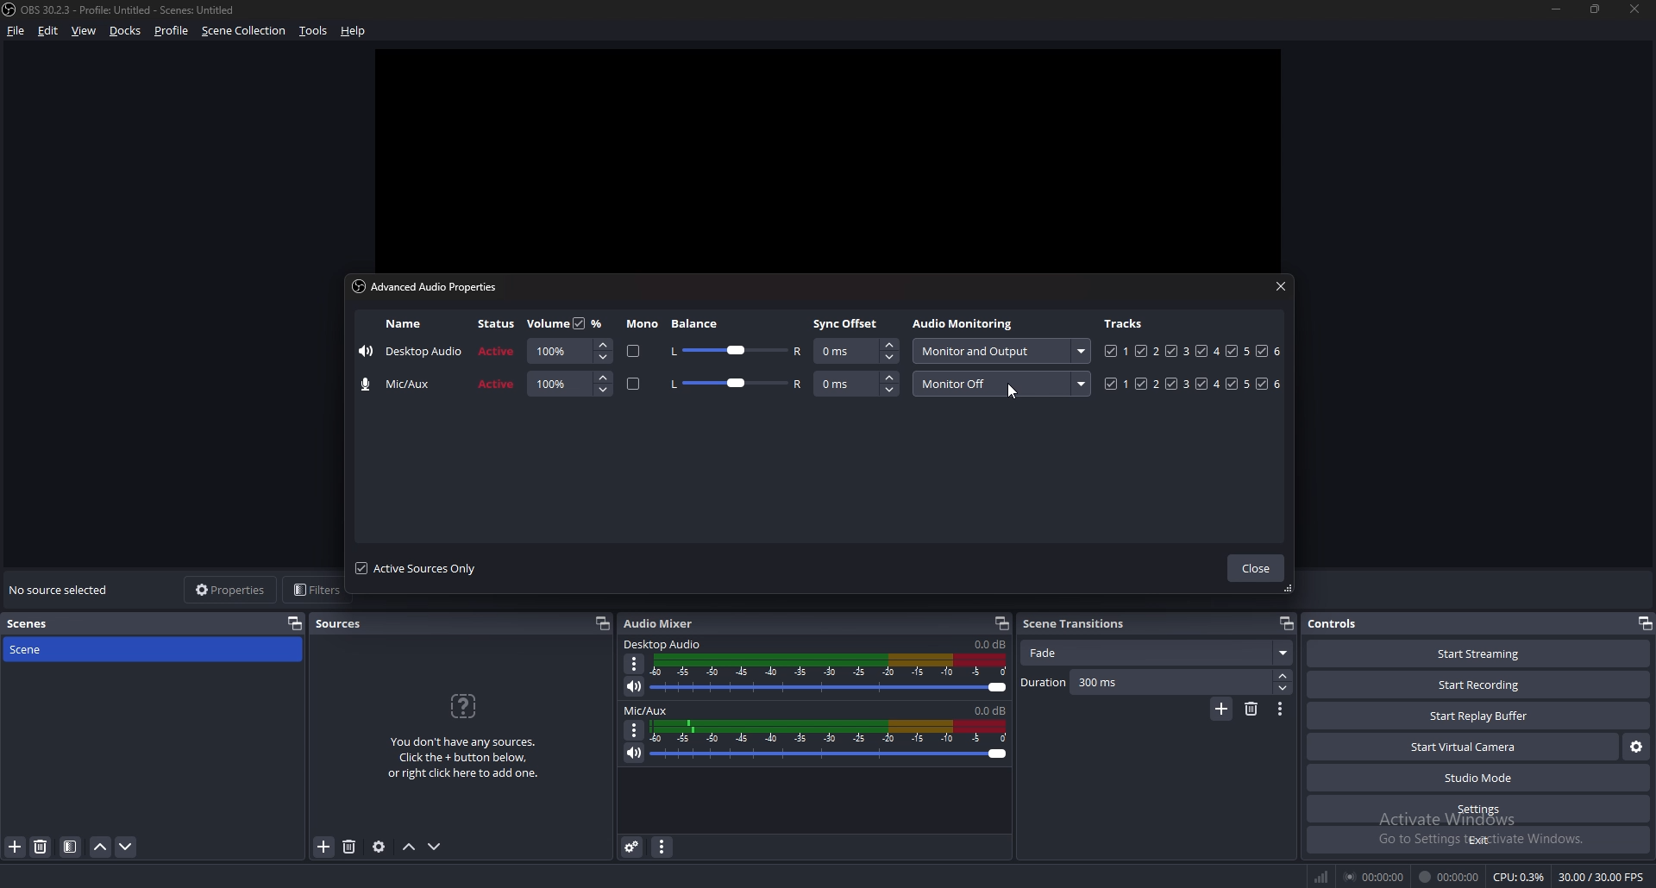 This screenshot has width=1656, height=888. What do you see at coordinates (1195, 351) in the screenshot?
I see `tracks` at bounding box center [1195, 351].